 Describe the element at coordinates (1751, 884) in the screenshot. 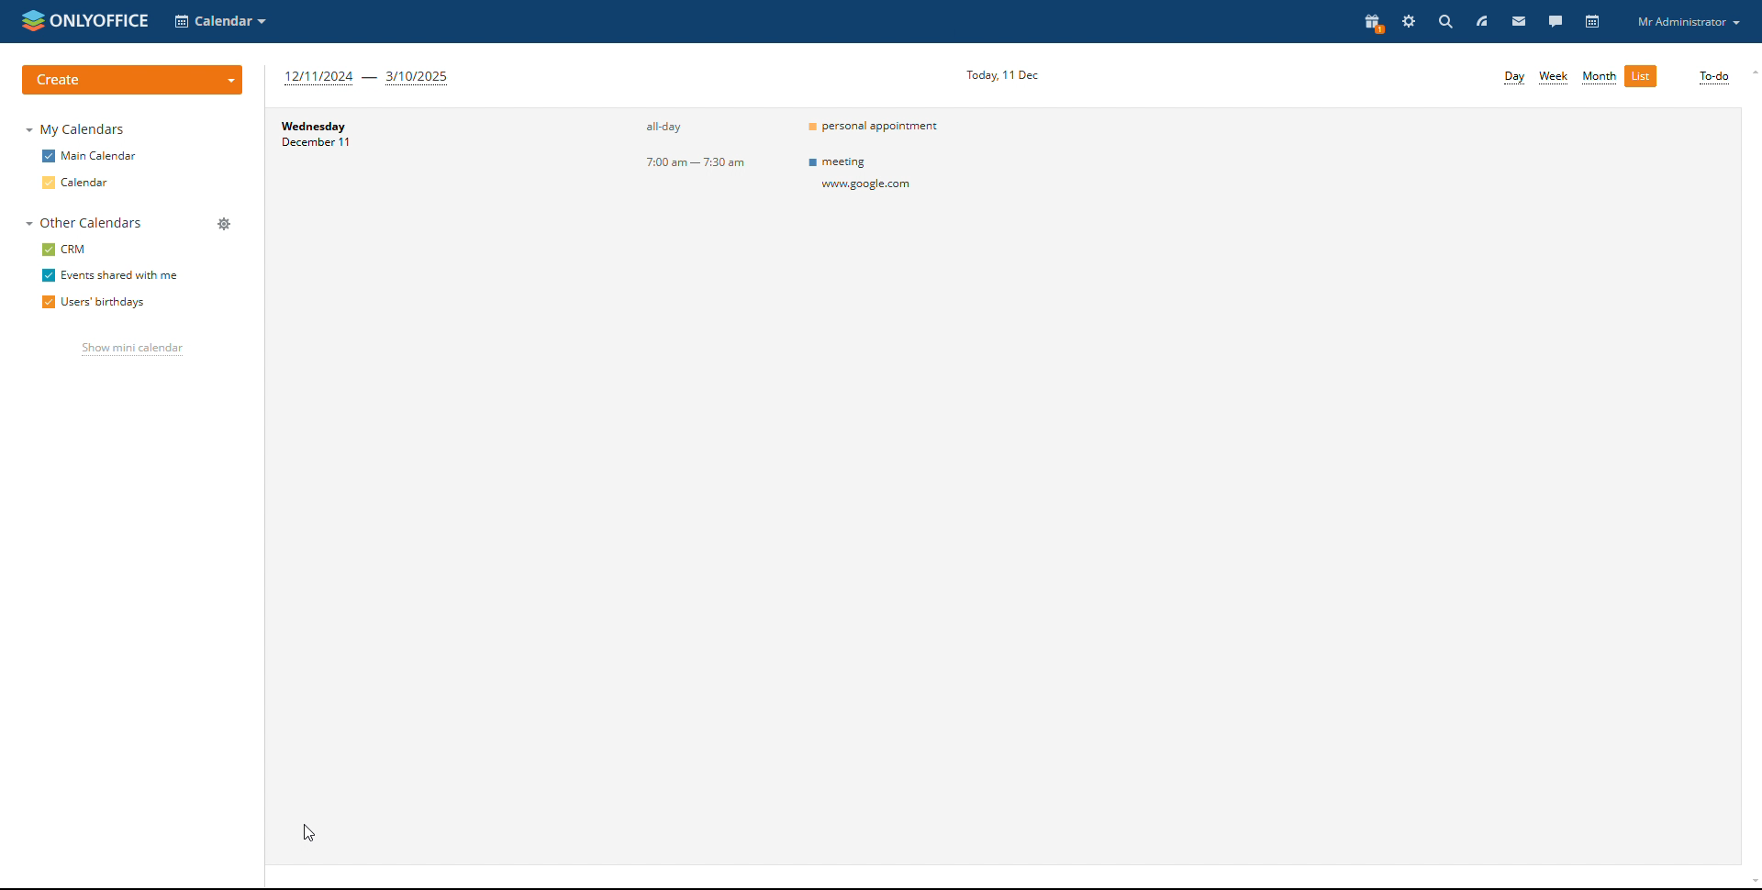

I see `scroll down` at that location.